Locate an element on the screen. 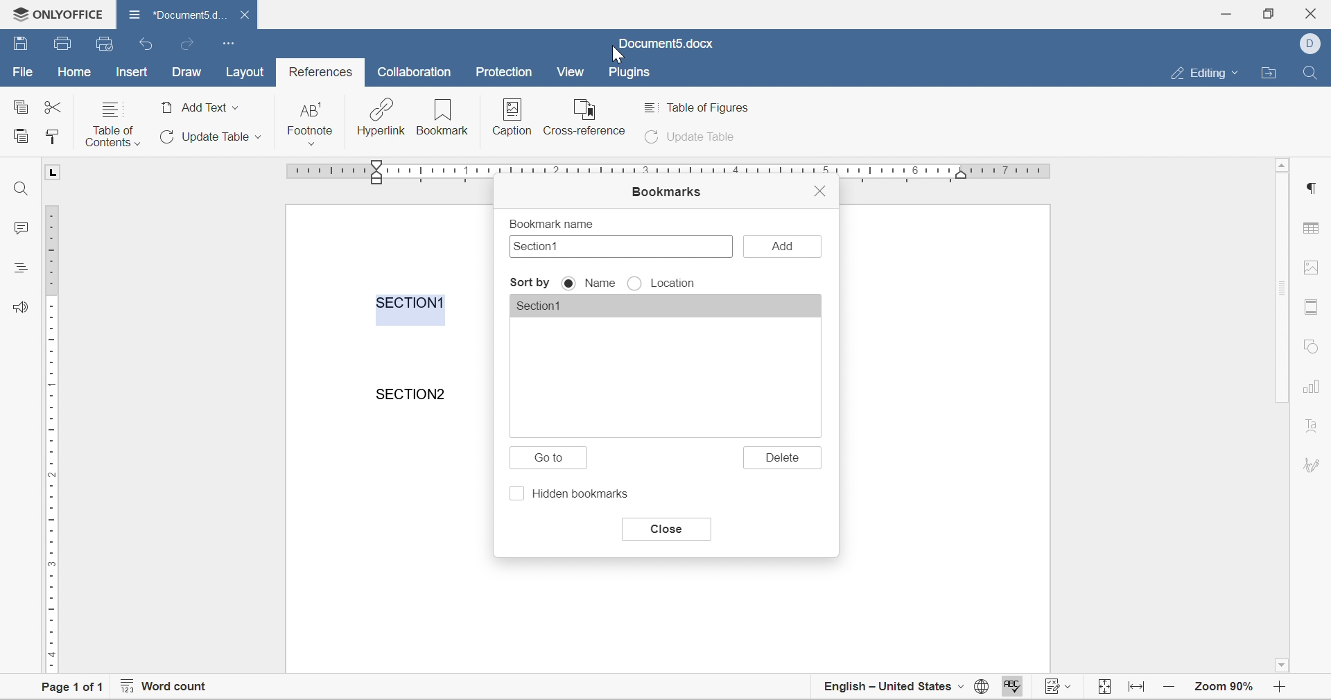 The width and height of the screenshot is (1331, 700). find is located at coordinates (21, 189).